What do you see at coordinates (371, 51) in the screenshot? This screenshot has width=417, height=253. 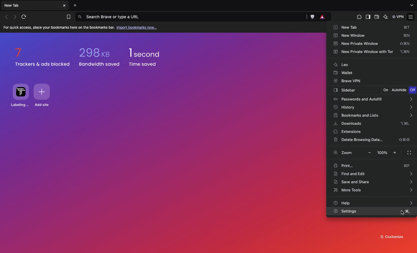 I see `New private window with Tor` at bounding box center [371, 51].